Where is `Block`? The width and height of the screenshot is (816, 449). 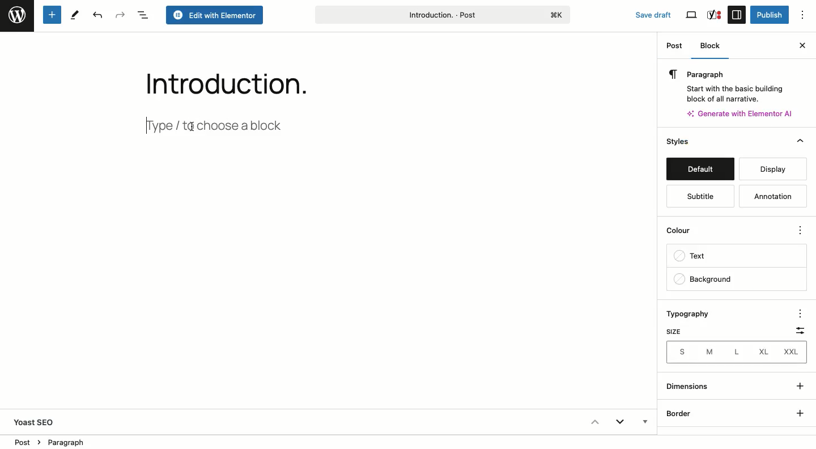 Block is located at coordinates (713, 47).